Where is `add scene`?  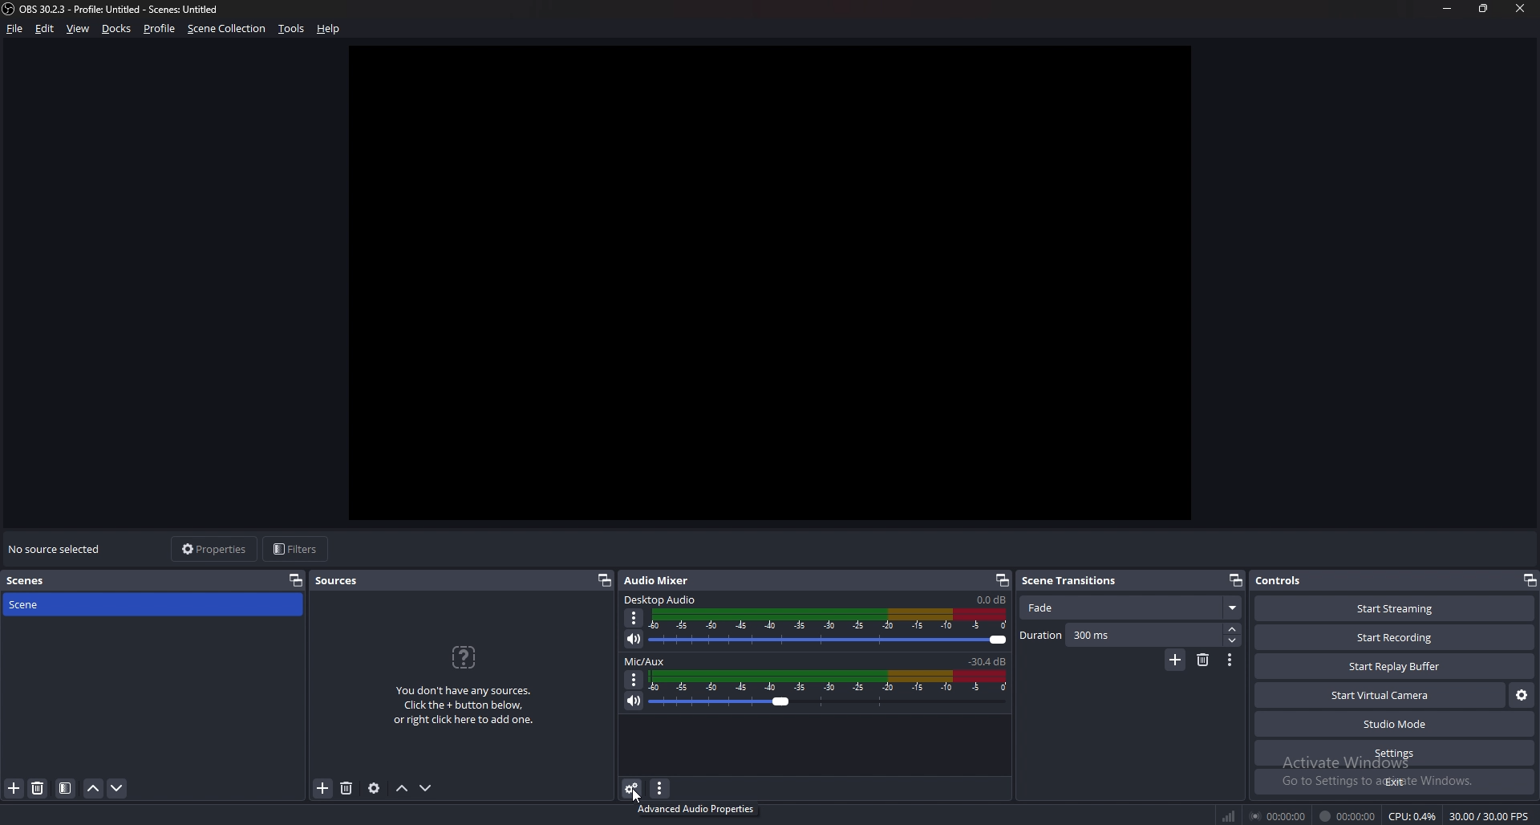
add scene is located at coordinates (1175, 660).